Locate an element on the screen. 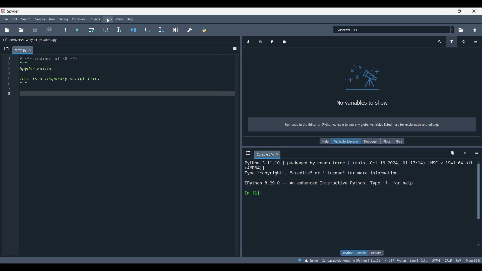  Run current cell is located at coordinates (91, 30).